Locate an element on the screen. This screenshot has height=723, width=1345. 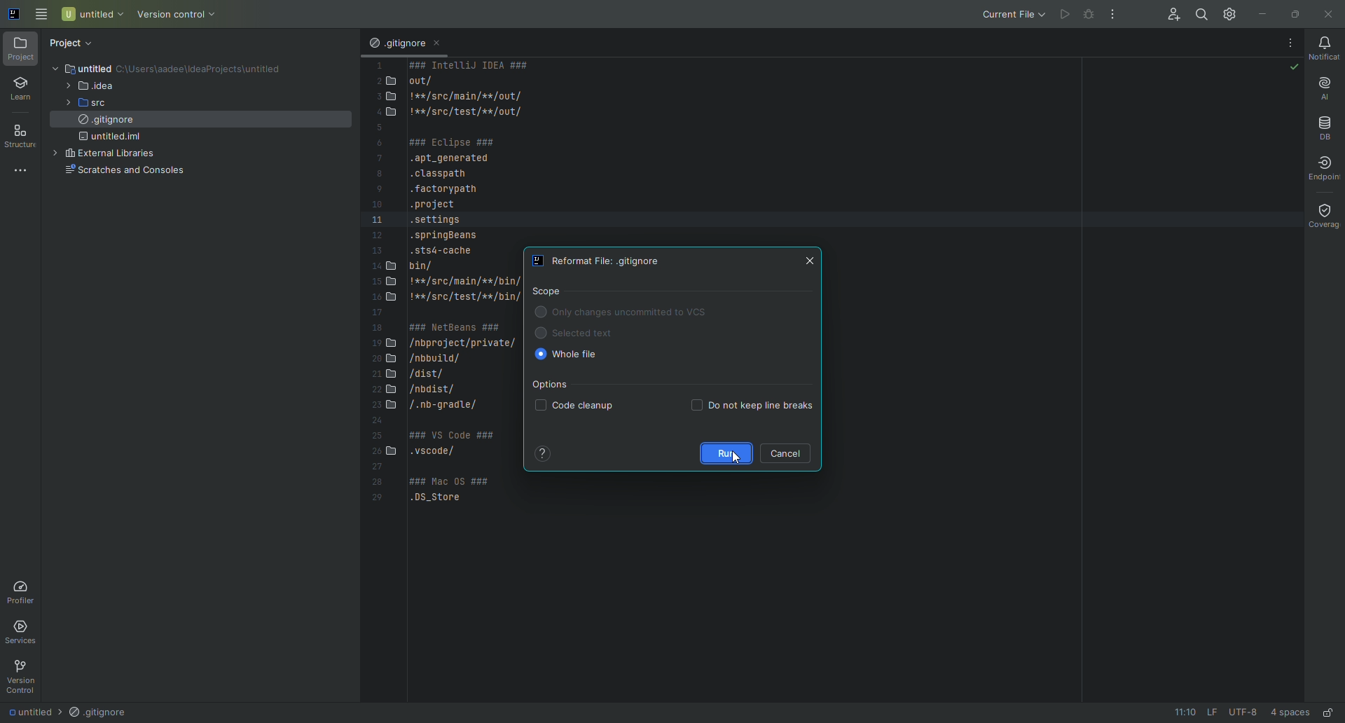
Lock is located at coordinates (1329, 711).